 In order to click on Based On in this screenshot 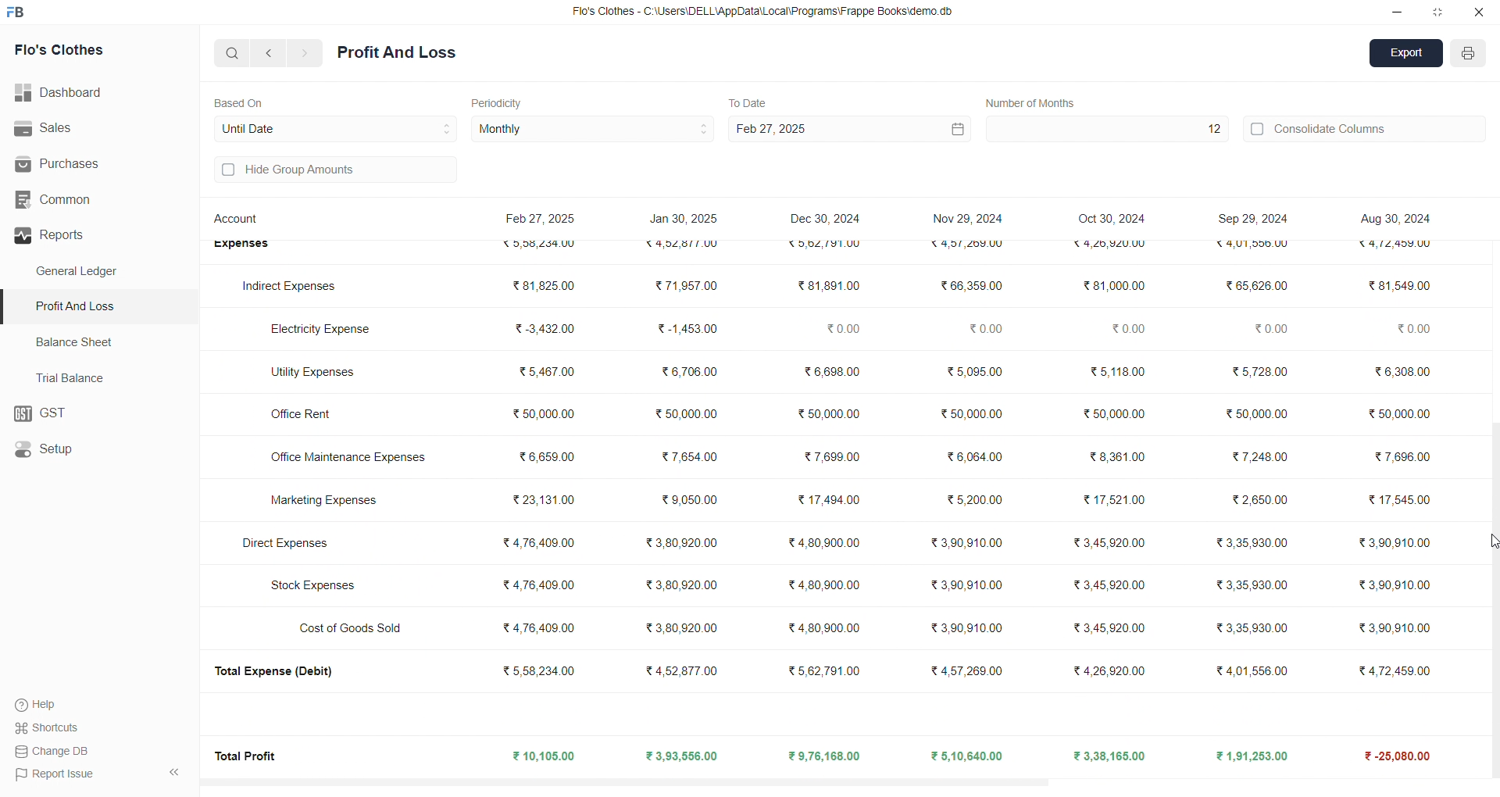, I will do `click(242, 102)`.